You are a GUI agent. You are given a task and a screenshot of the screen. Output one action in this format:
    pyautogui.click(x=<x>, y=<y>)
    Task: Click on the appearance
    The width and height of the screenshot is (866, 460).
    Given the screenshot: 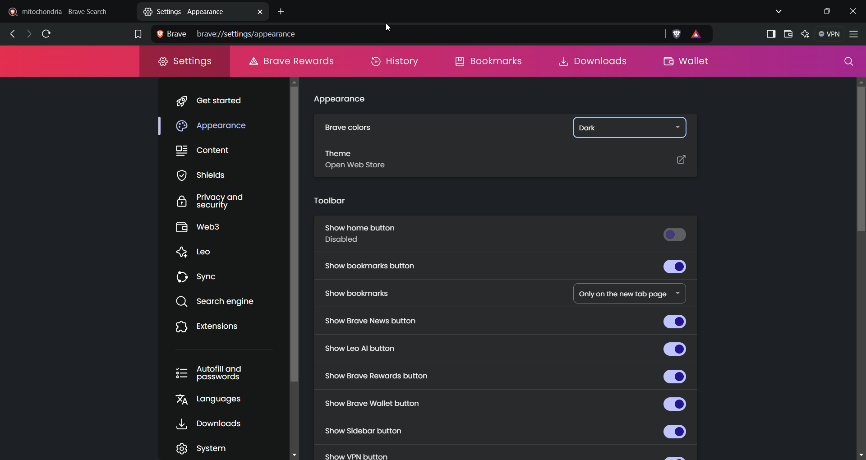 What is the action you would take?
    pyautogui.click(x=218, y=126)
    